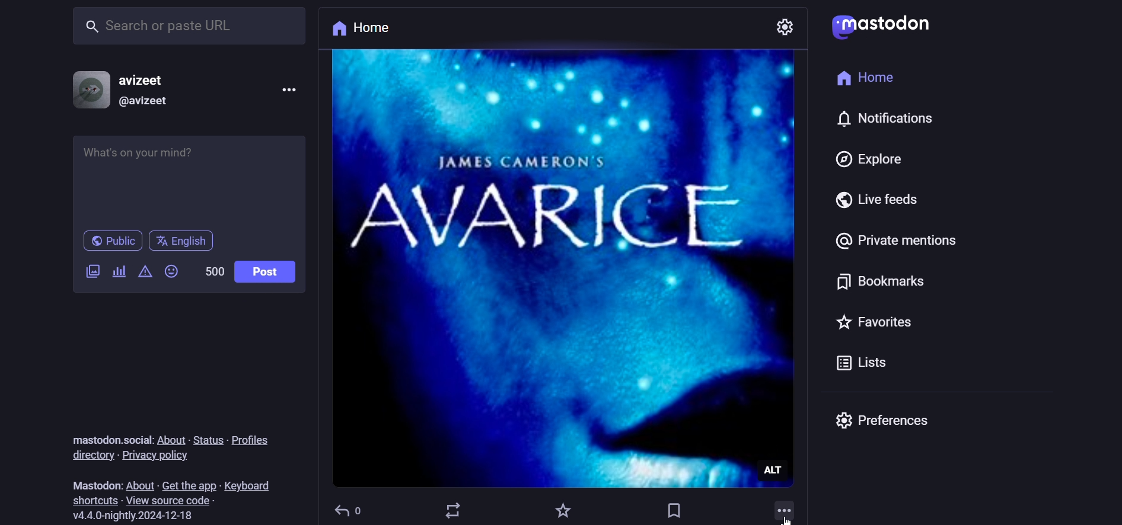 This screenshot has height=525, width=1122. What do you see at coordinates (173, 501) in the screenshot?
I see `source code` at bounding box center [173, 501].